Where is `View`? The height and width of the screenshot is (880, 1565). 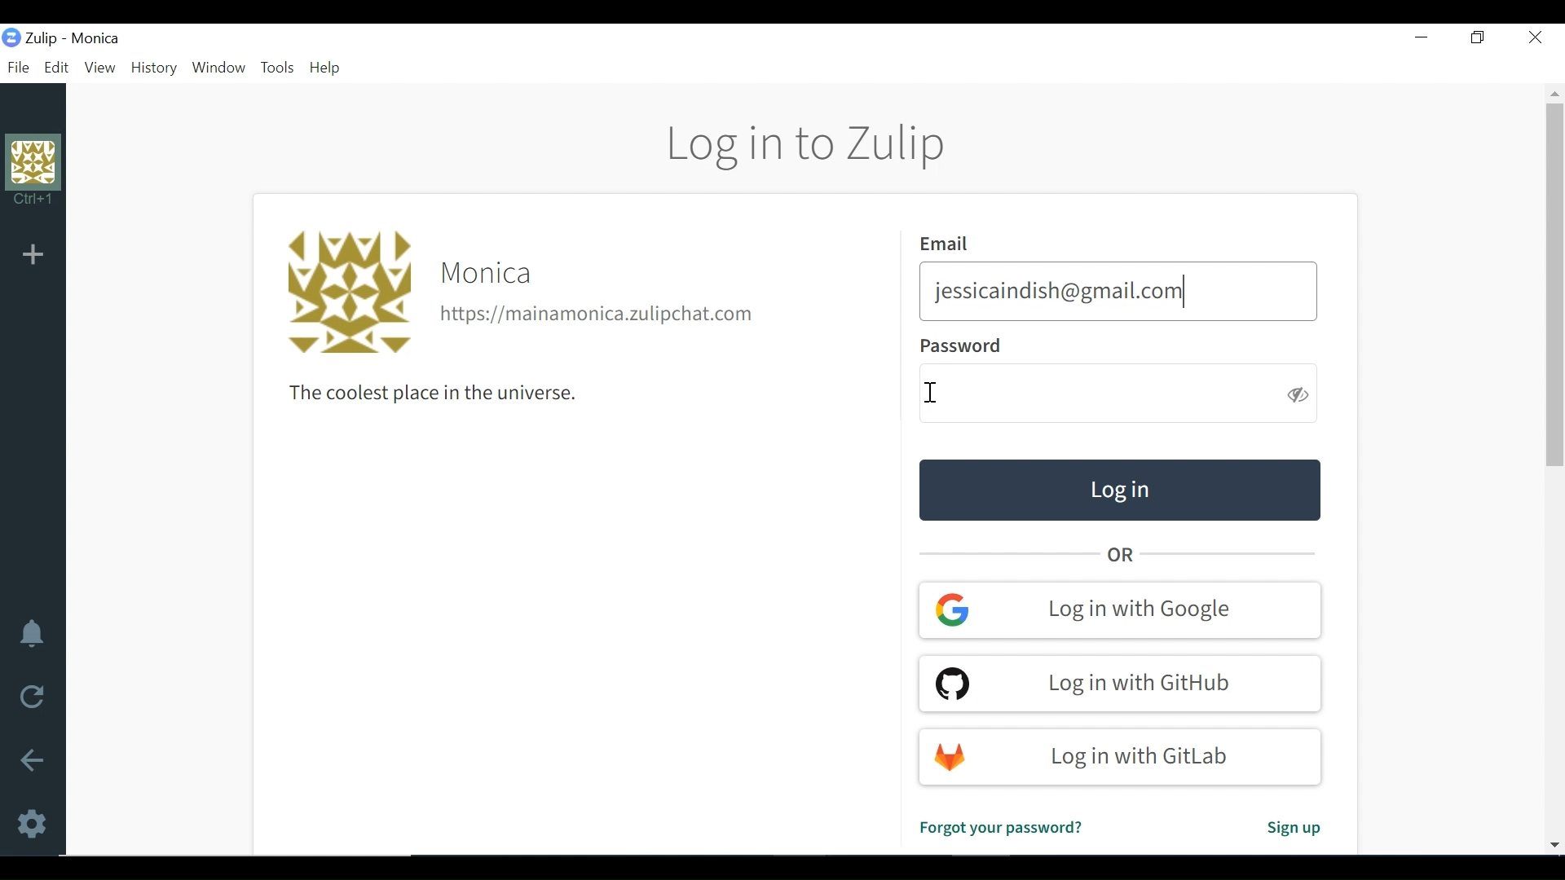
View is located at coordinates (99, 68).